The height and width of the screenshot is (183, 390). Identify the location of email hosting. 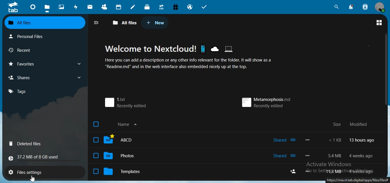
(191, 7).